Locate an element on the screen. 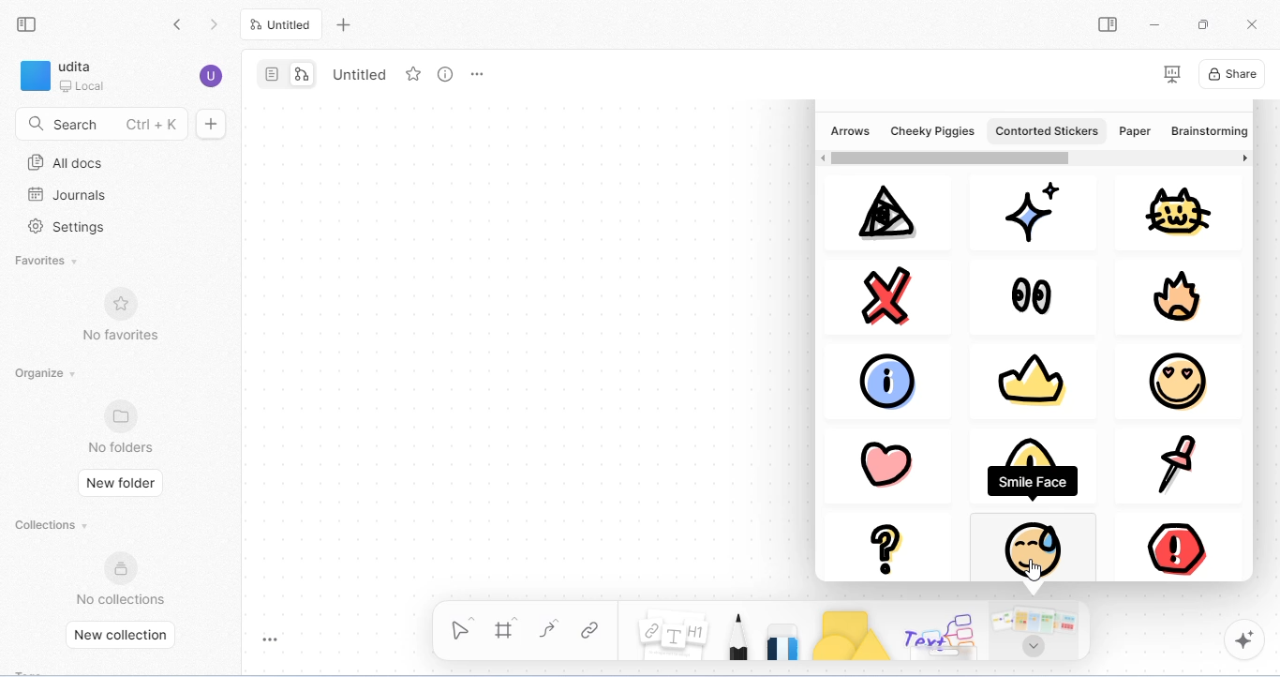 The width and height of the screenshot is (1280, 677). link is located at coordinates (594, 629).